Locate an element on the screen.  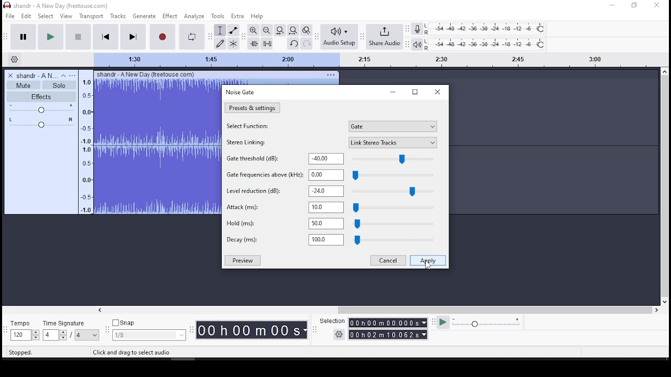
draw tool is located at coordinates (221, 43).